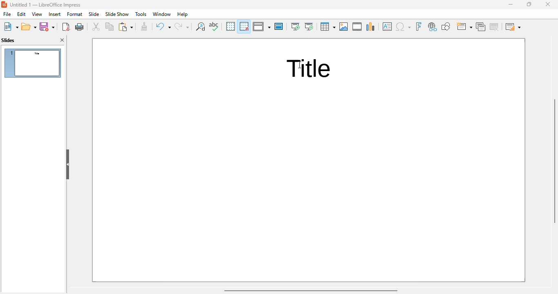 The image size is (558, 294). I want to click on help, so click(183, 14).